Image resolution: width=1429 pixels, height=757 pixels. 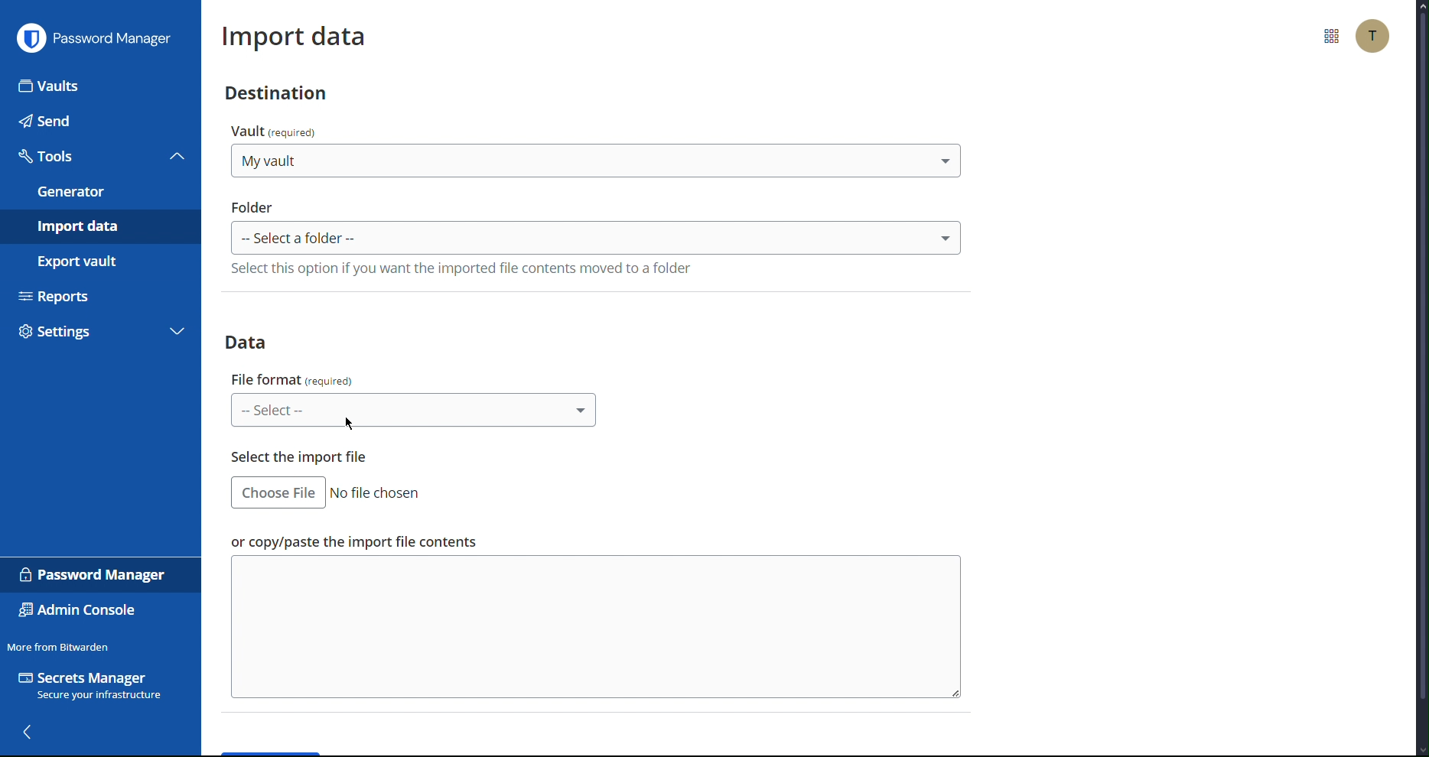 I want to click on copy/paste the import file contents, so click(x=353, y=540).